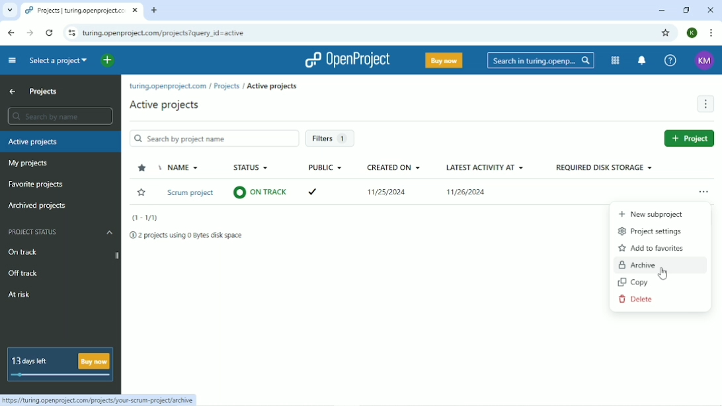 This screenshot has height=406, width=722. What do you see at coordinates (44, 91) in the screenshot?
I see `Projects` at bounding box center [44, 91].